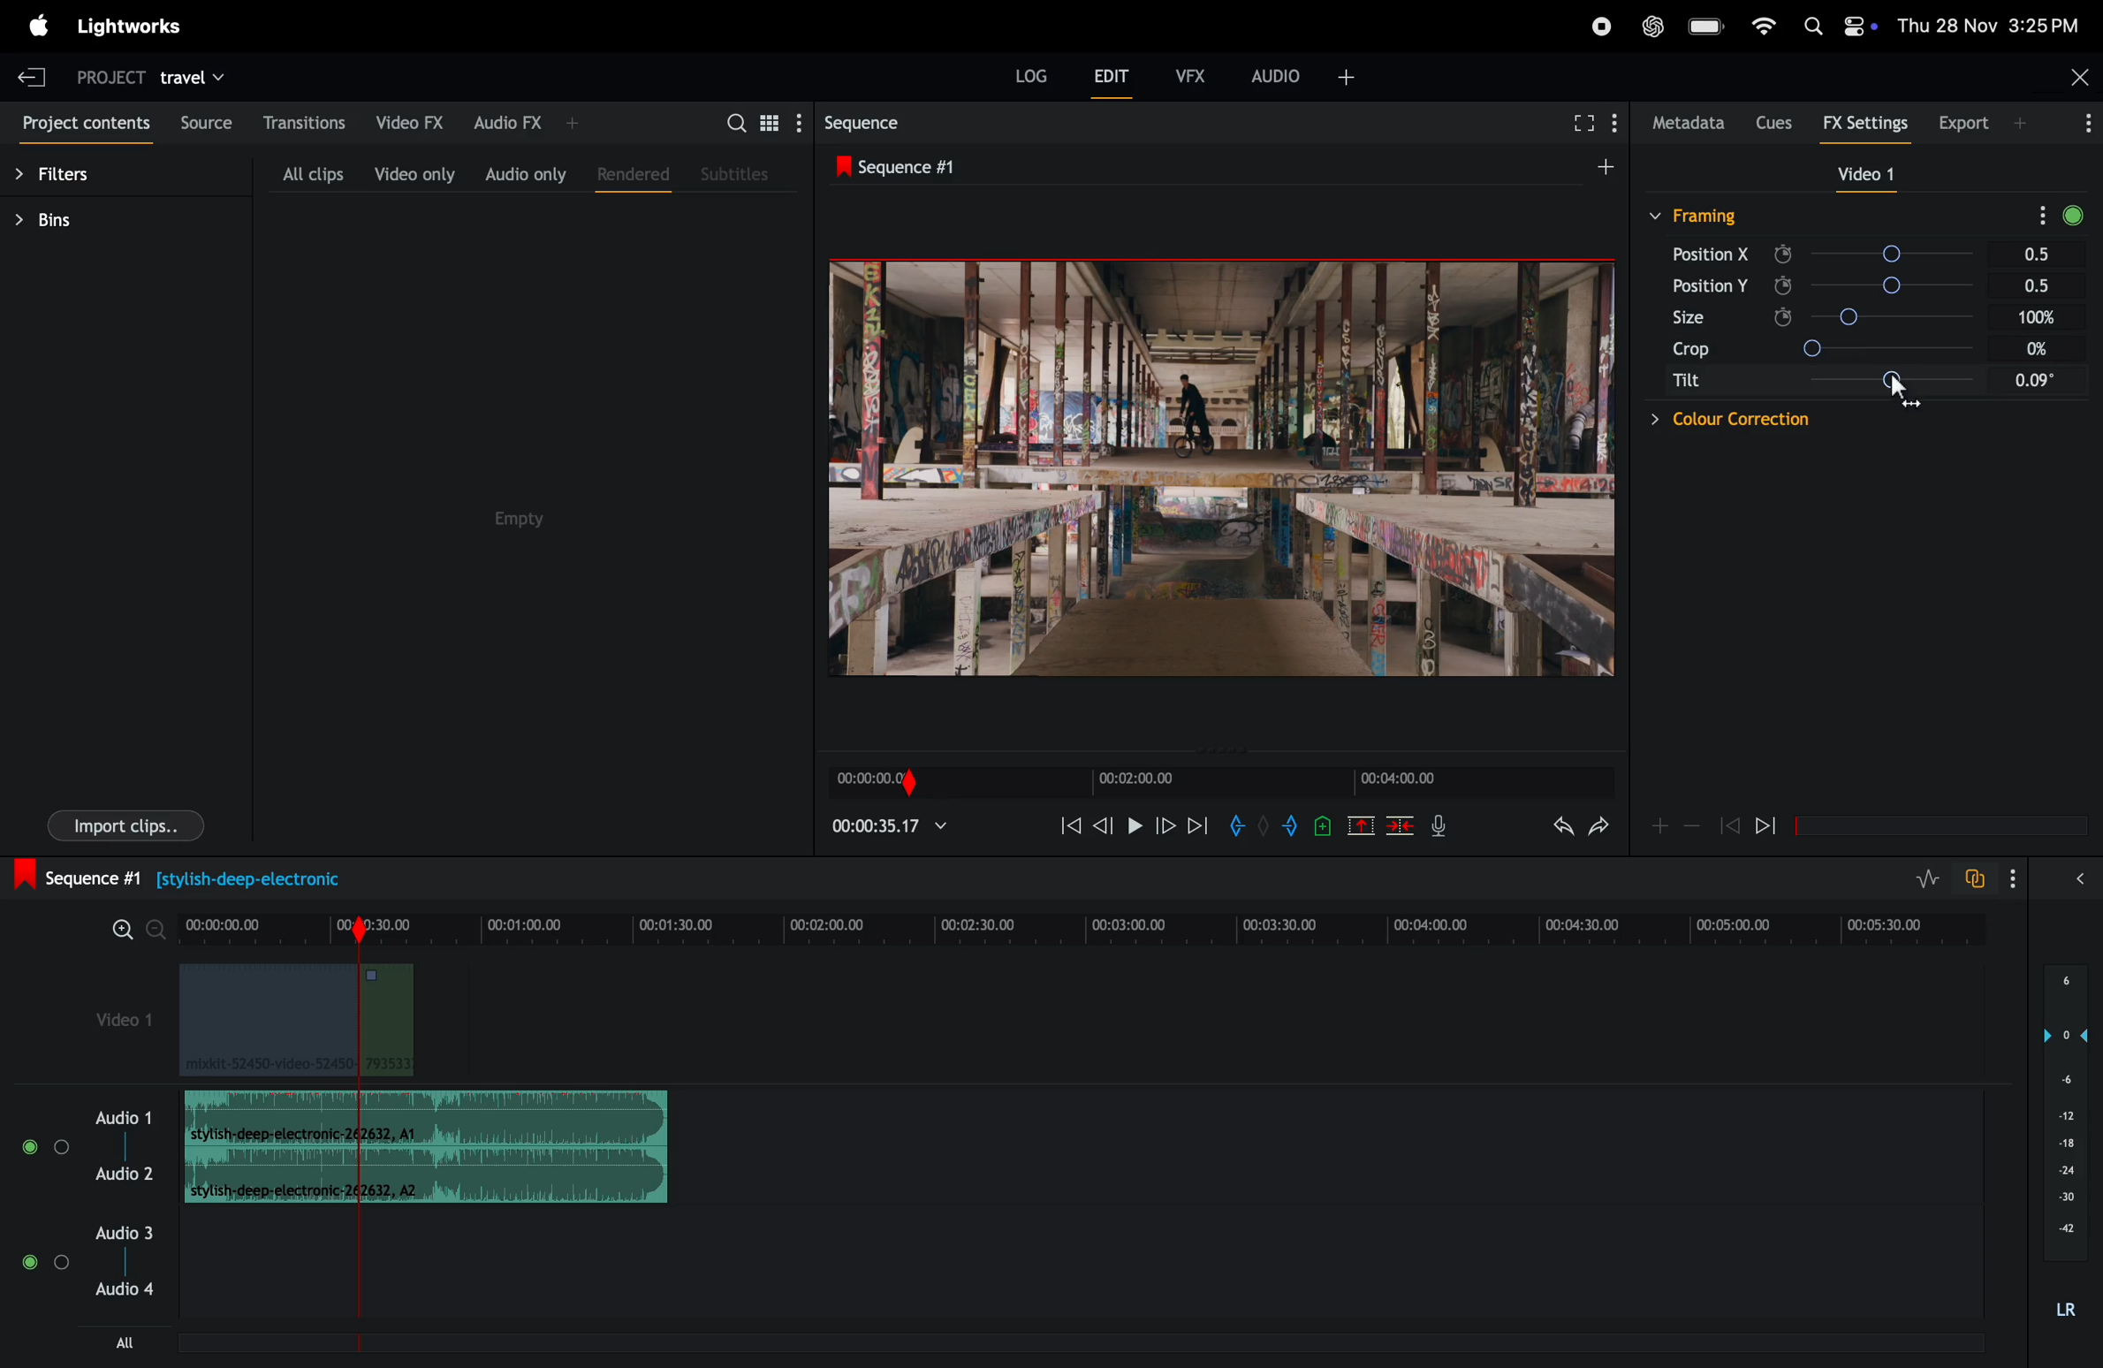  Describe the element at coordinates (1107, 77) in the screenshot. I see `edit` at that location.